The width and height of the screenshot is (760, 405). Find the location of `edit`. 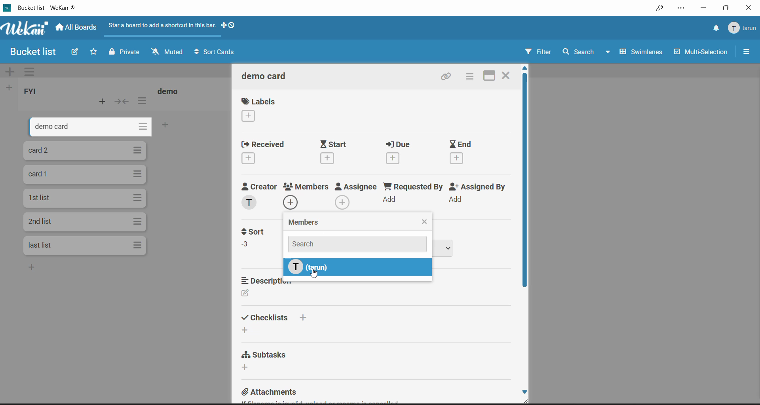

edit is located at coordinates (247, 294).